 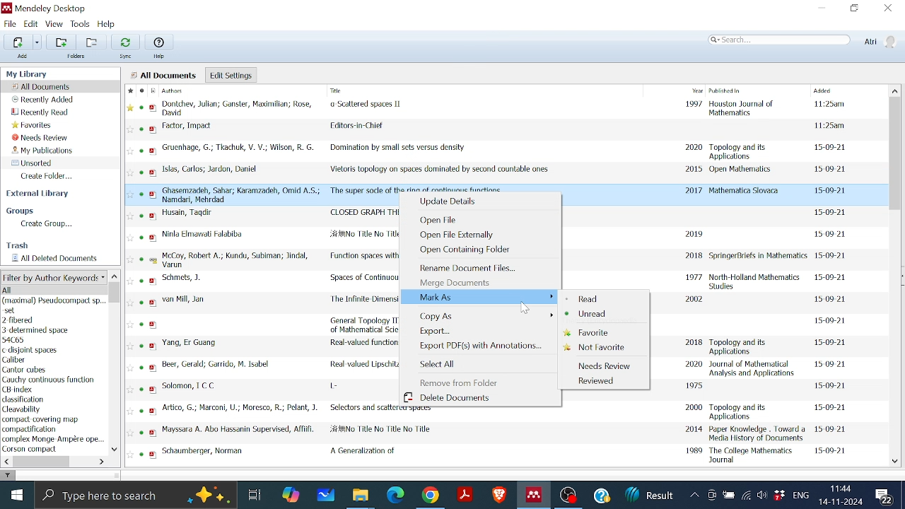 I want to click on Filter option, so click(x=53, y=278).